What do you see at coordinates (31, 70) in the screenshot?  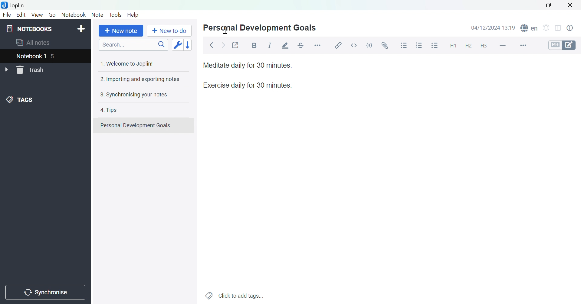 I see `Trash` at bounding box center [31, 70].